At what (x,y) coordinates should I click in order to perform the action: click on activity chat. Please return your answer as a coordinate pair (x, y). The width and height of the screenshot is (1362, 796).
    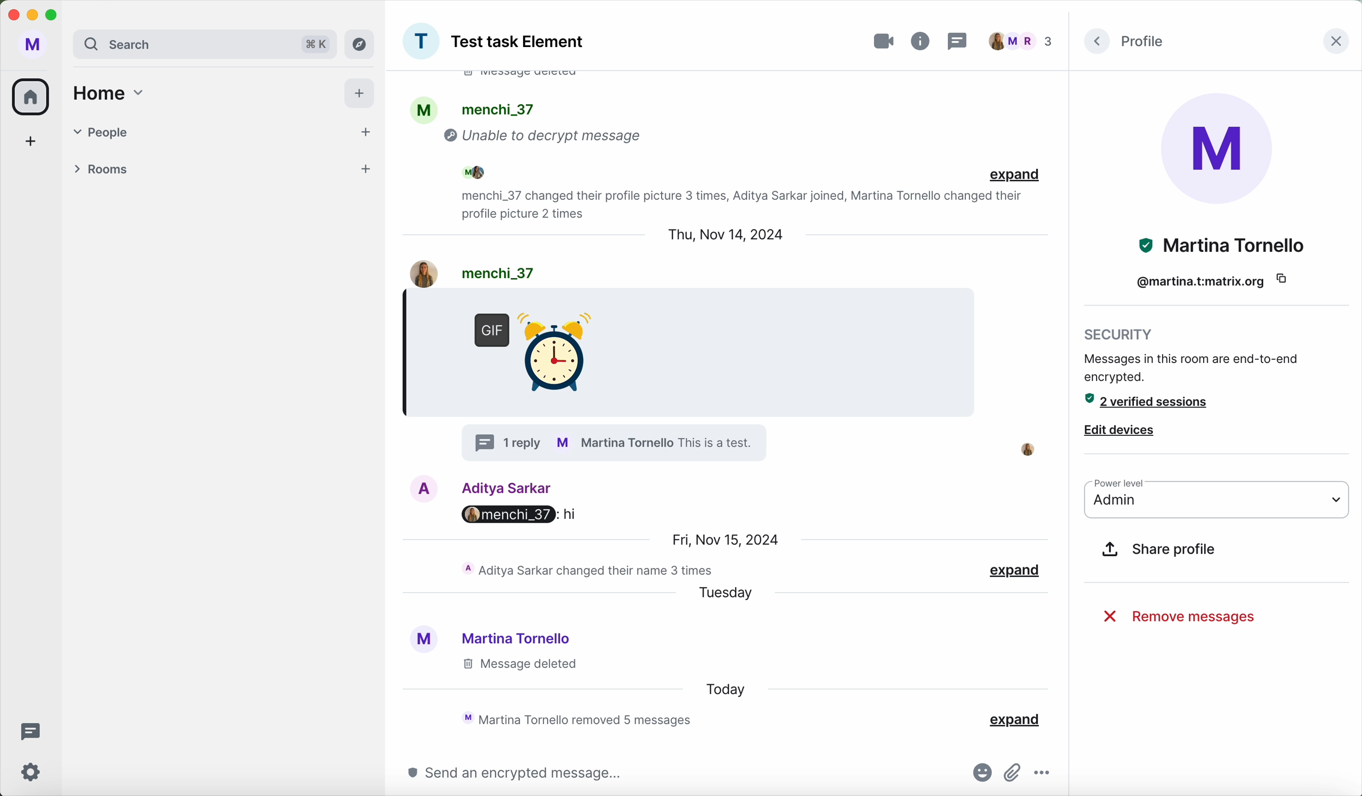
    Looking at the image, I should click on (590, 570).